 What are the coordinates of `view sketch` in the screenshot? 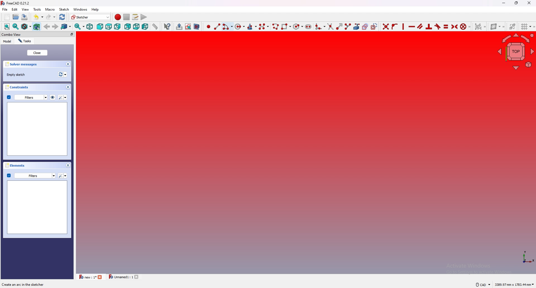 It's located at (188, 27).